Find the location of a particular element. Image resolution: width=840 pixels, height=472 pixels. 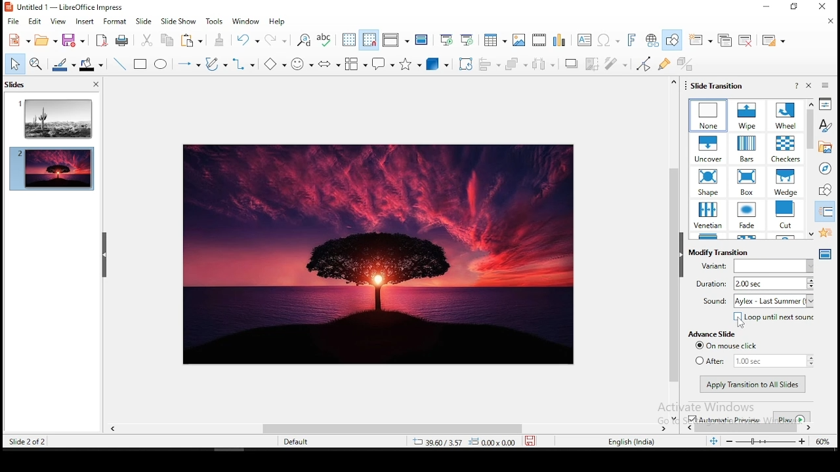

start from current slide is located at coordinates (467, 39).